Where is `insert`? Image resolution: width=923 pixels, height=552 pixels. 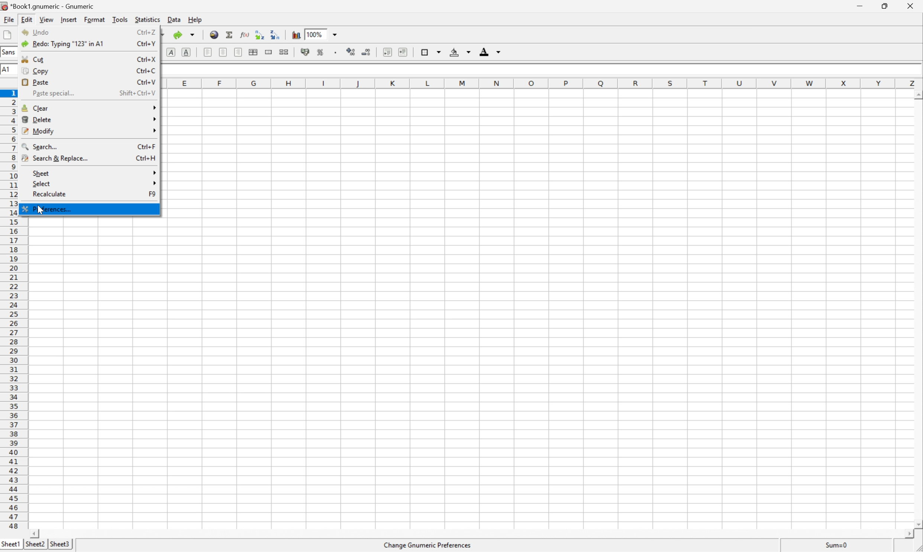 insert is located at coordinates (69, 20).